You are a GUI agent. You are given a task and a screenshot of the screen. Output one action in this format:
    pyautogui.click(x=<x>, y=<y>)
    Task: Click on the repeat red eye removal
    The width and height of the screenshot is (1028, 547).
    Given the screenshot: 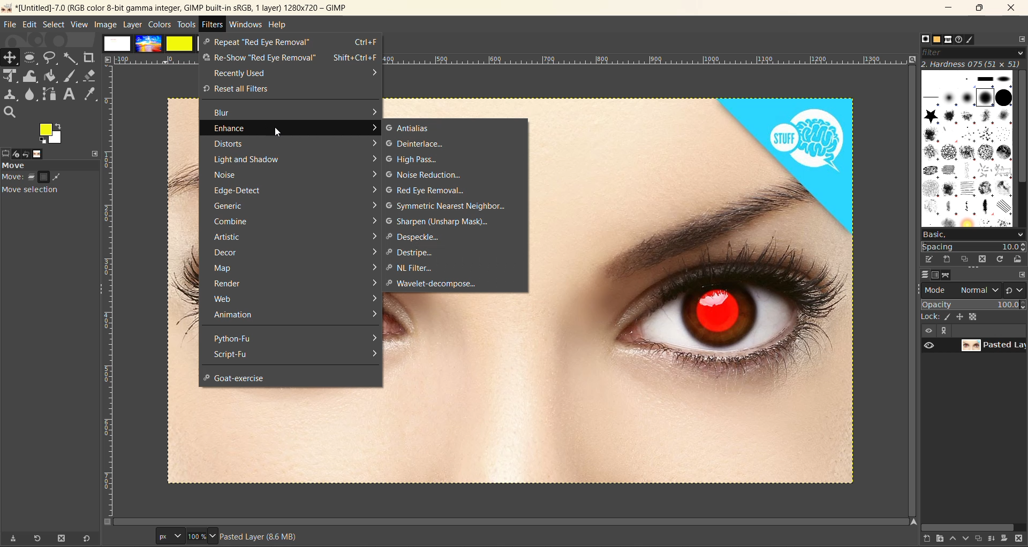 What is the action you would take?
    pyautogui.click(x=292, y=43)
    